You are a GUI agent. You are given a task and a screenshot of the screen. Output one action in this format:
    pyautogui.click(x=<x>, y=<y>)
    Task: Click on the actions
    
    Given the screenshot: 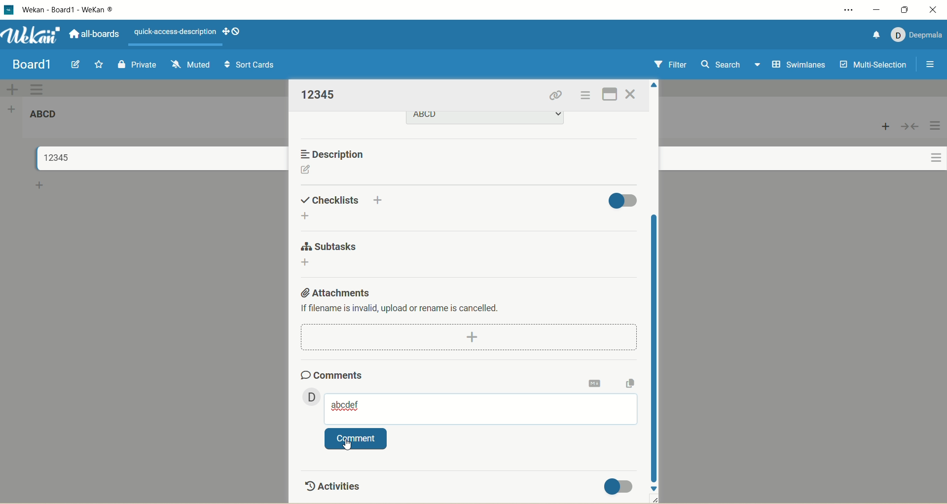 What is the action you would take?
    pyautogui.click(x=932, y=150)
    